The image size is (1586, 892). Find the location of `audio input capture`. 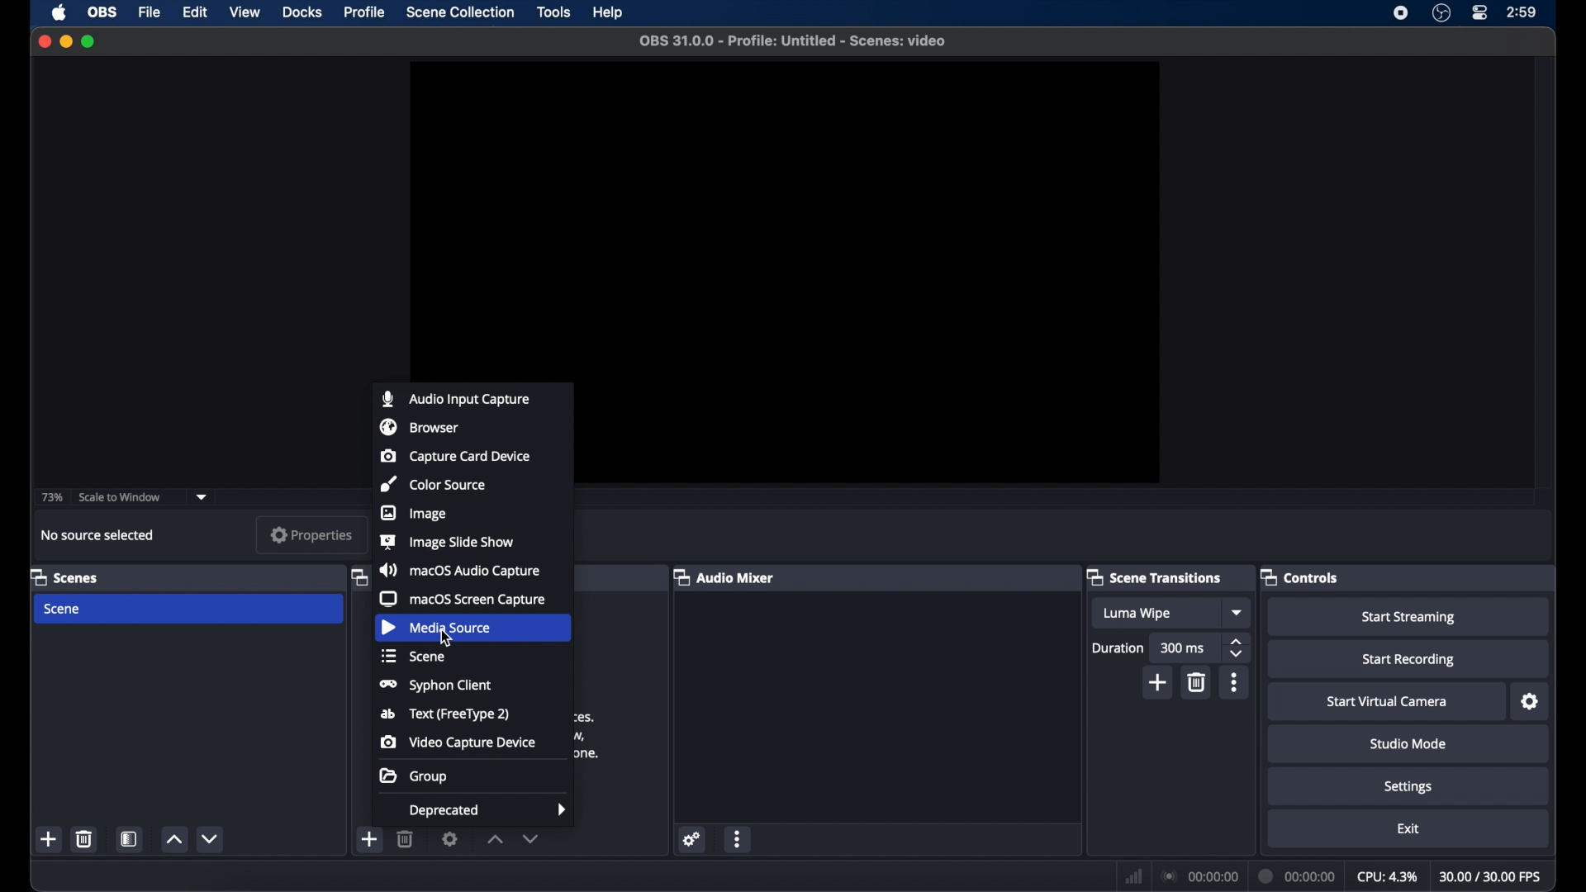

audio input capture is located at coordinates (455, 400).